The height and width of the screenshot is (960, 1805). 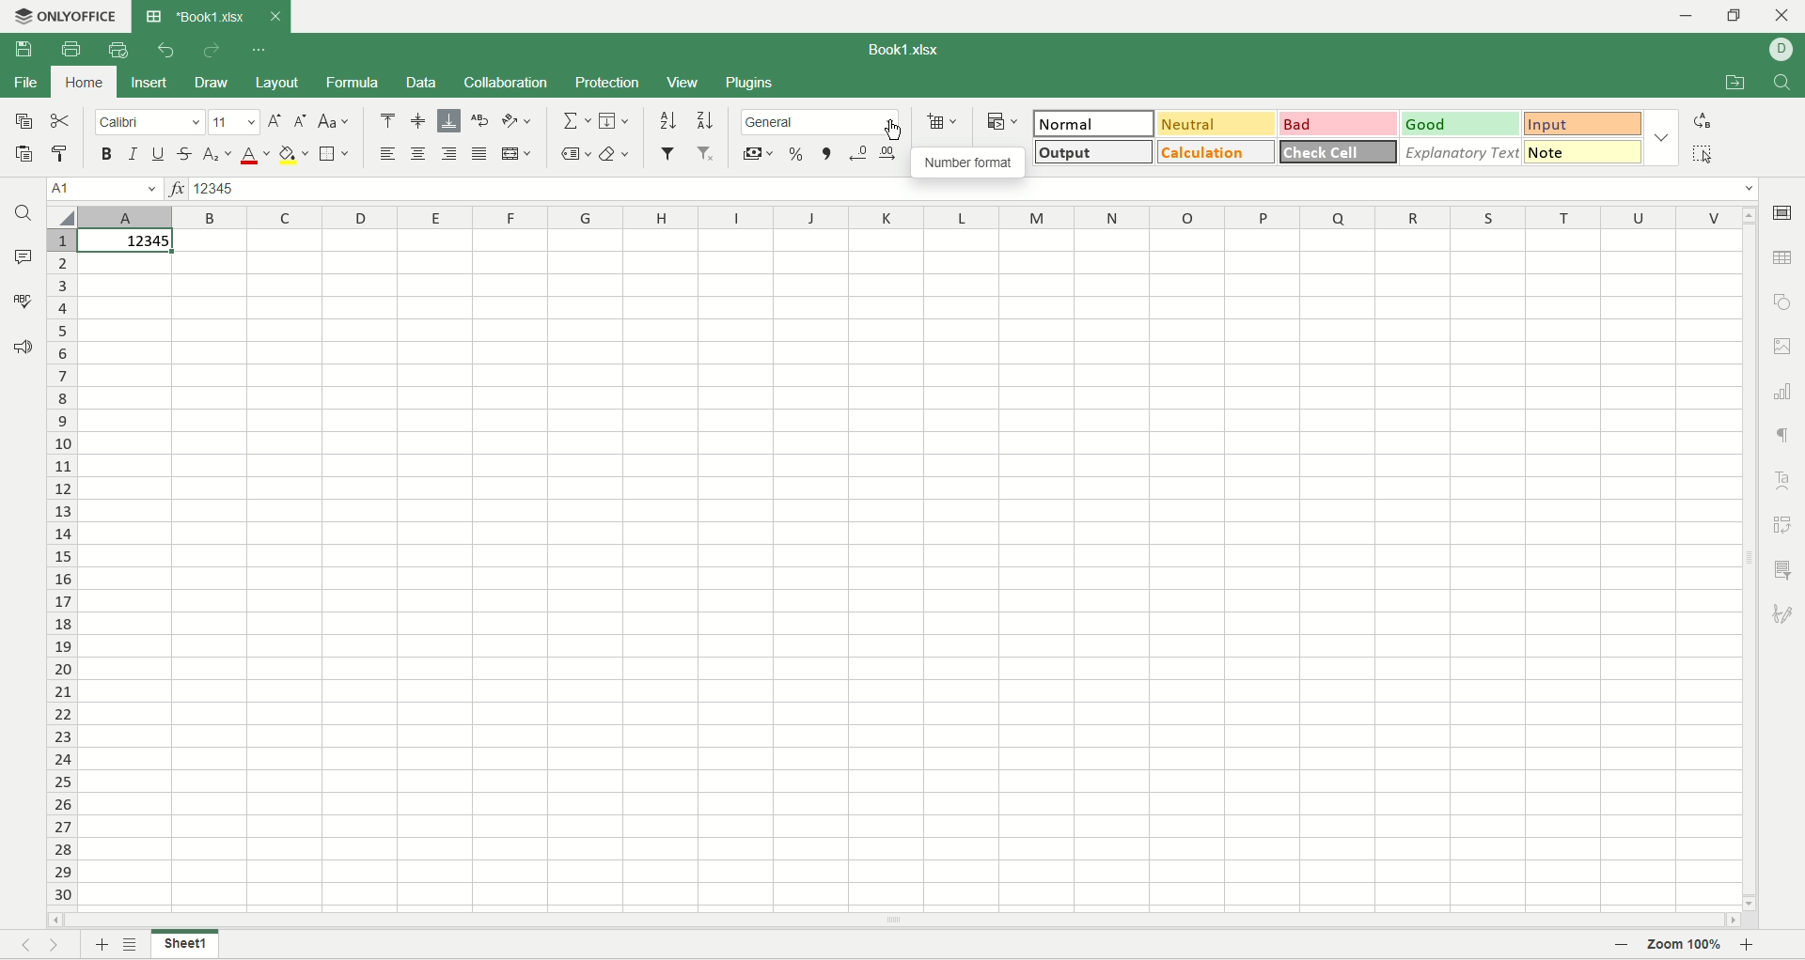 I want to click on spell check, so click(x=21, y=301).